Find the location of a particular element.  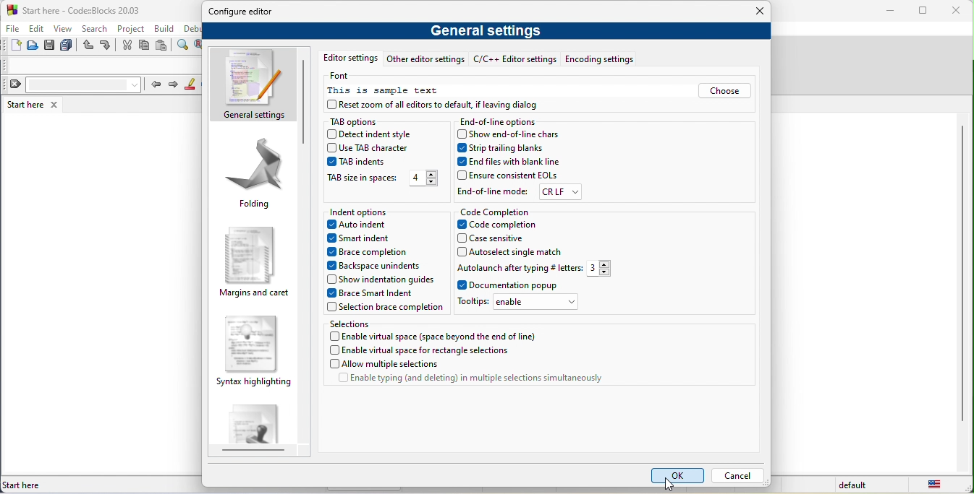

backspace unindents is located at coordinates (374, 266).